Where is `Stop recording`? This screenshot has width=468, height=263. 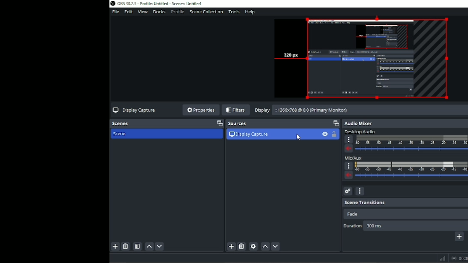
Stop recording is located at coordinates (459, 258).